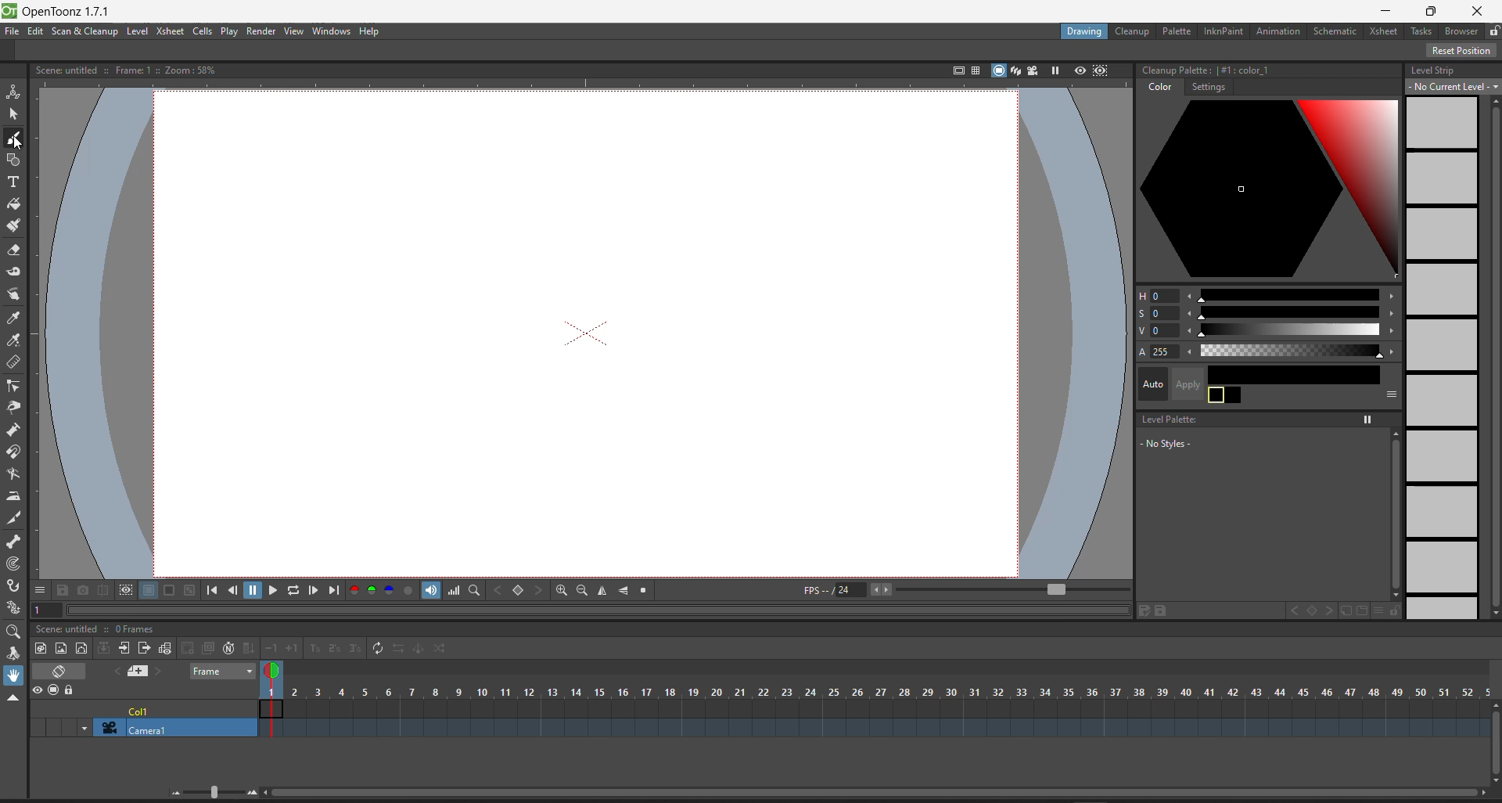  I want to click on ruler tool, so click(16, 364).